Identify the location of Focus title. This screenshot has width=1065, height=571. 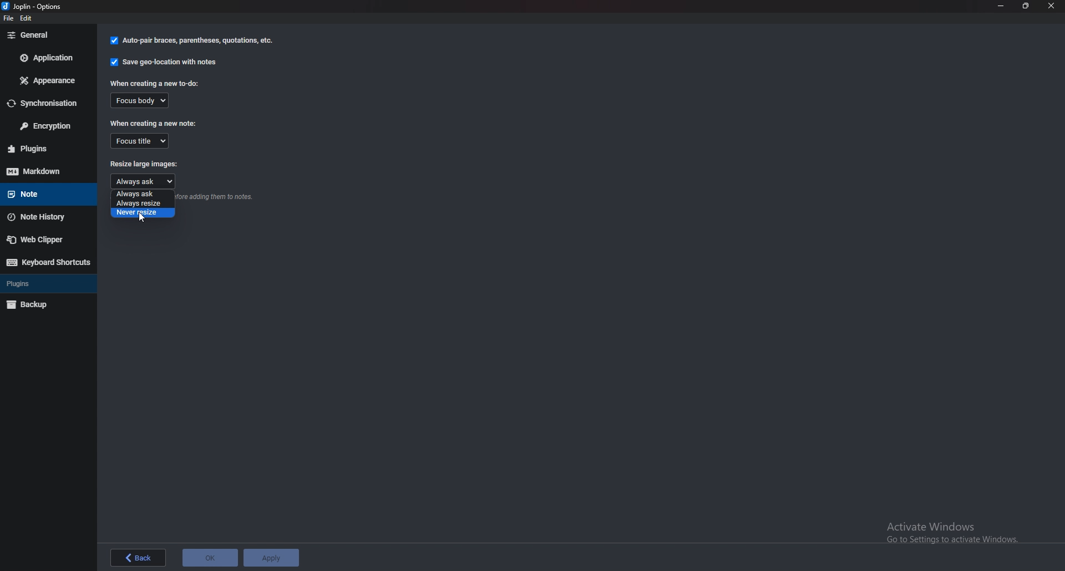
(140, 140).